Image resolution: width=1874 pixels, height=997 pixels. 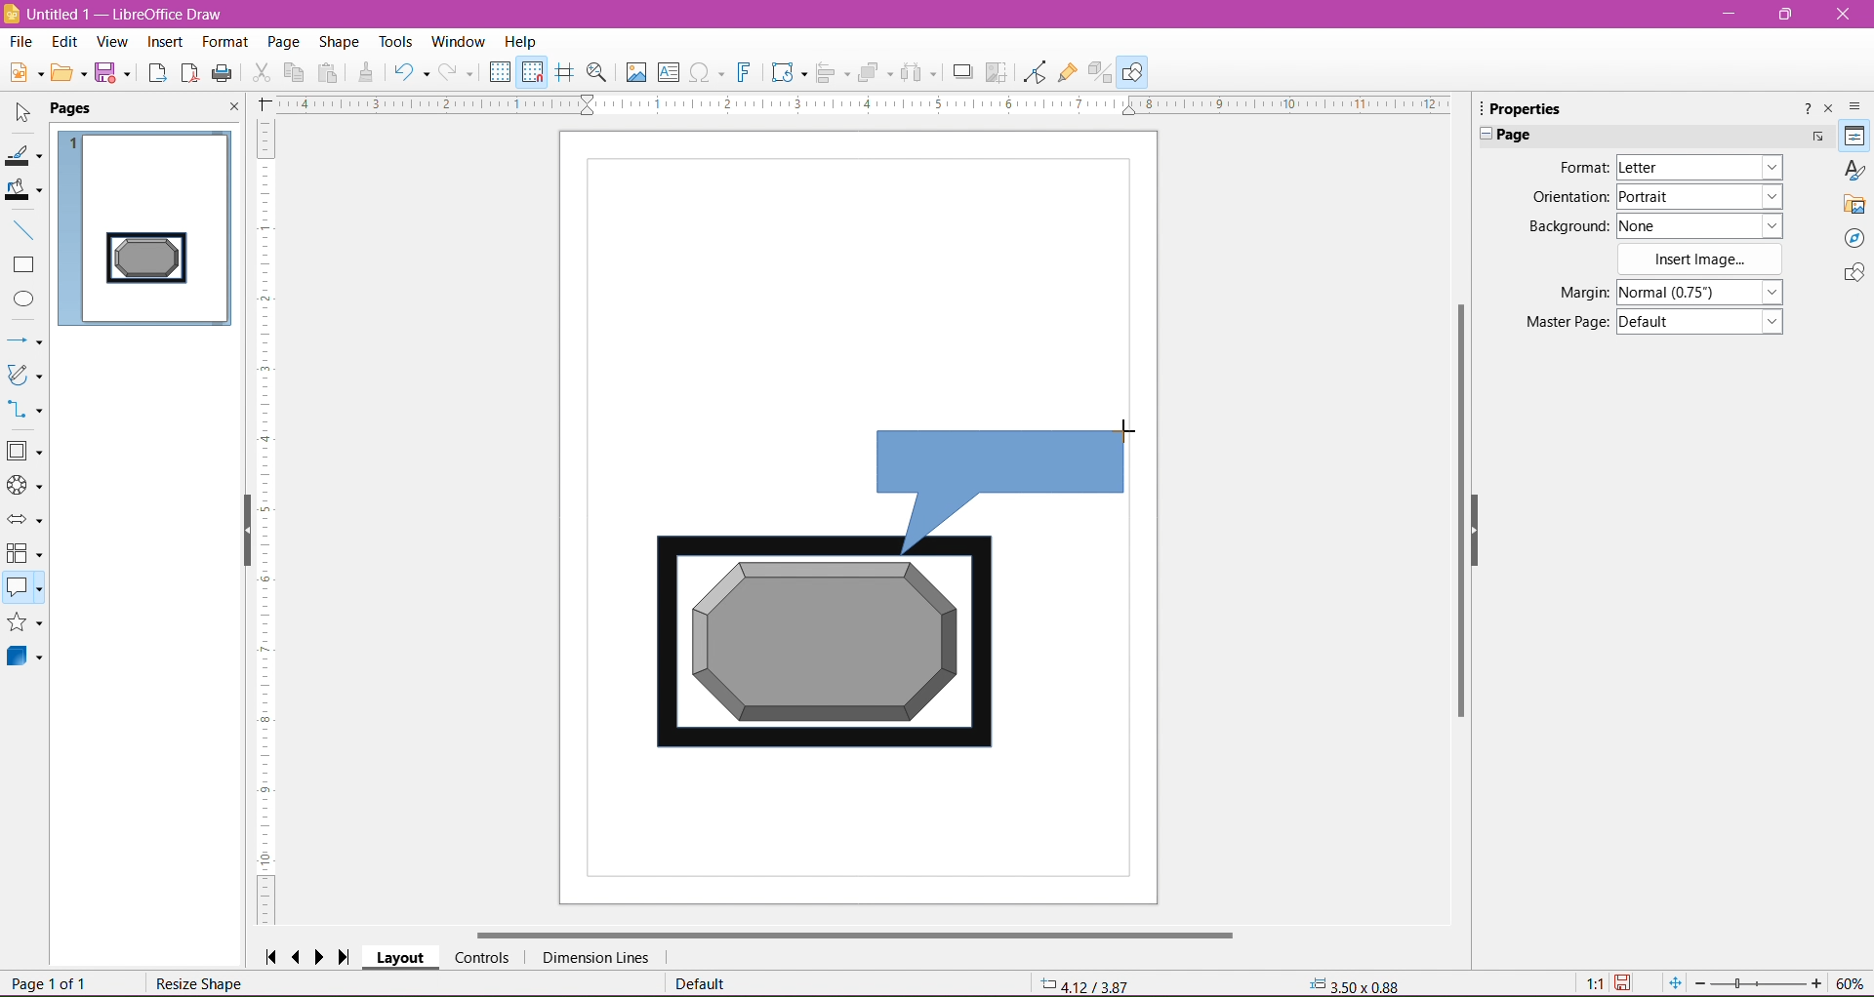 What do you see at coordinates (1033, 74) in the screenshot?
I see `Toggle Point Edit Mode` at bounding box center [1033, 74].